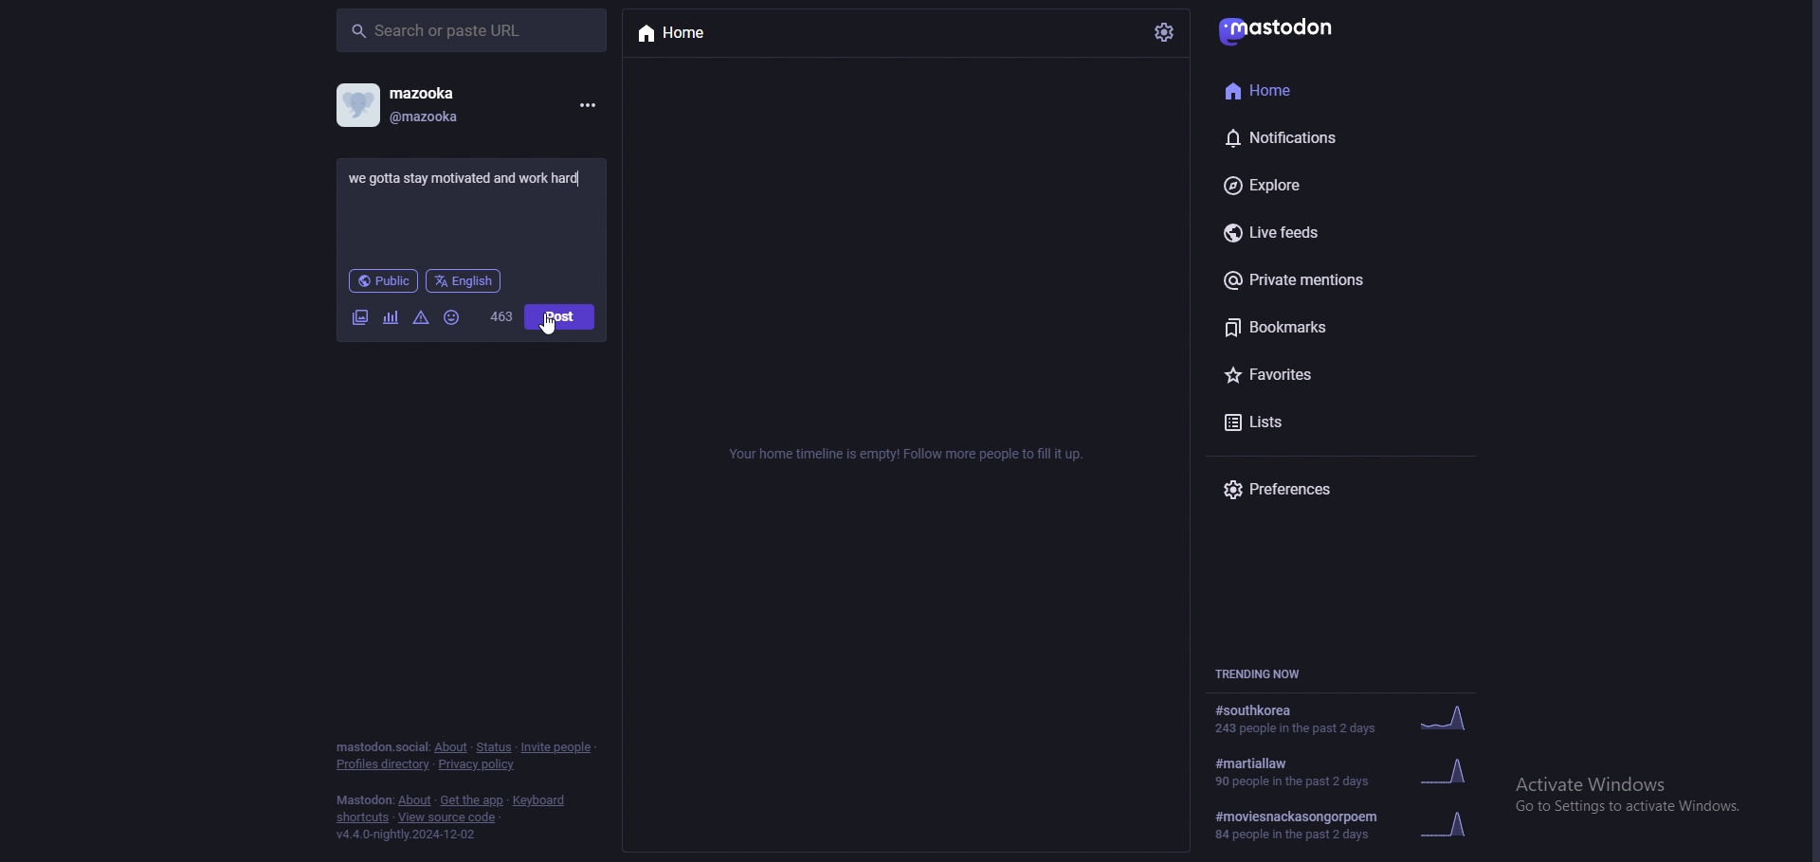  What do you see at coordinates (471, 30) in the screenshot?
I see `search bar` at bounding box center [471, 30].